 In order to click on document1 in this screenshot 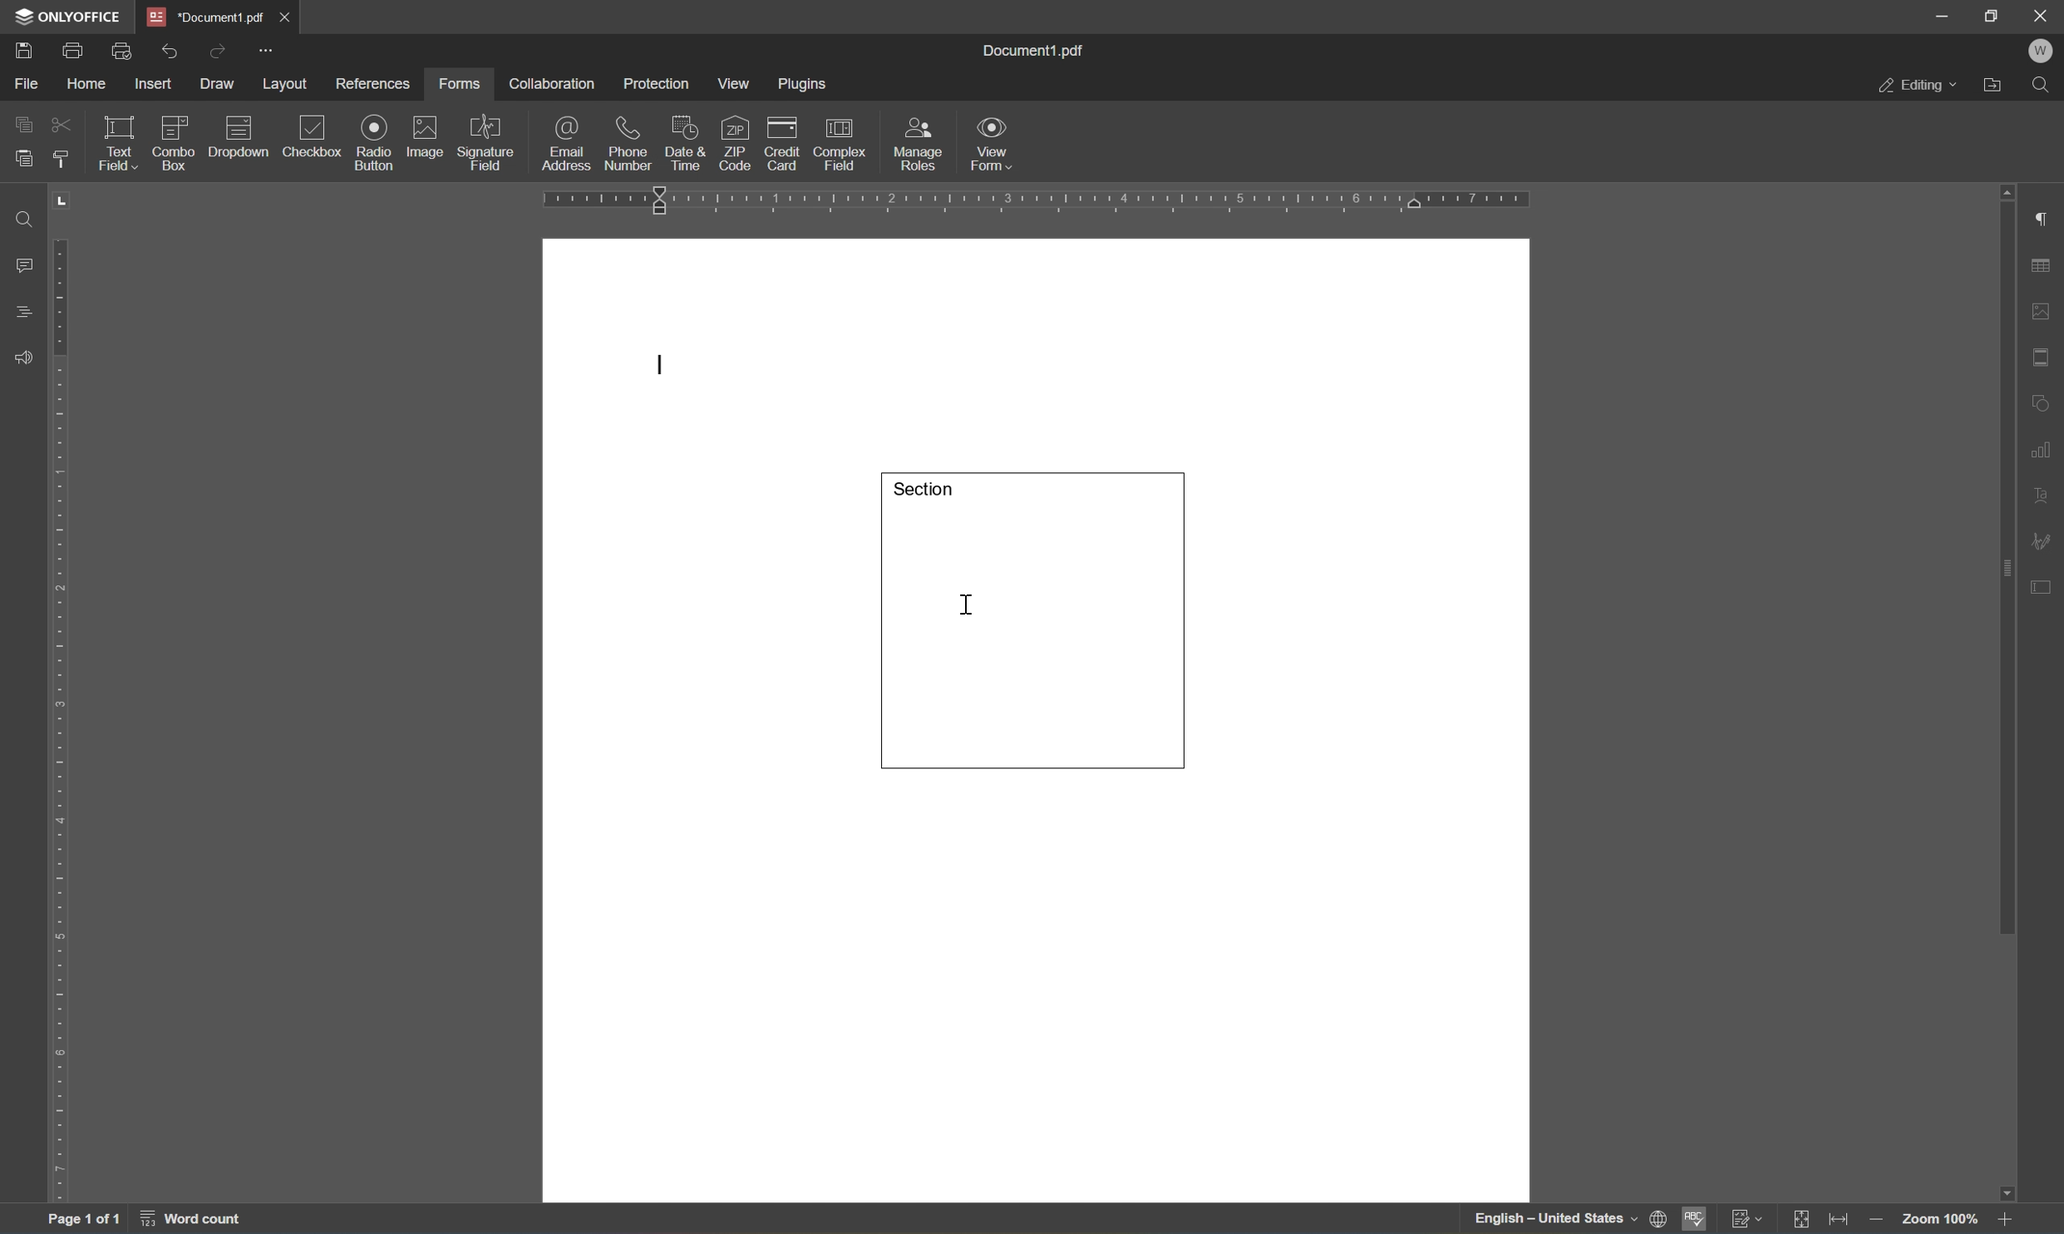, I will do `click(208, 17)`.